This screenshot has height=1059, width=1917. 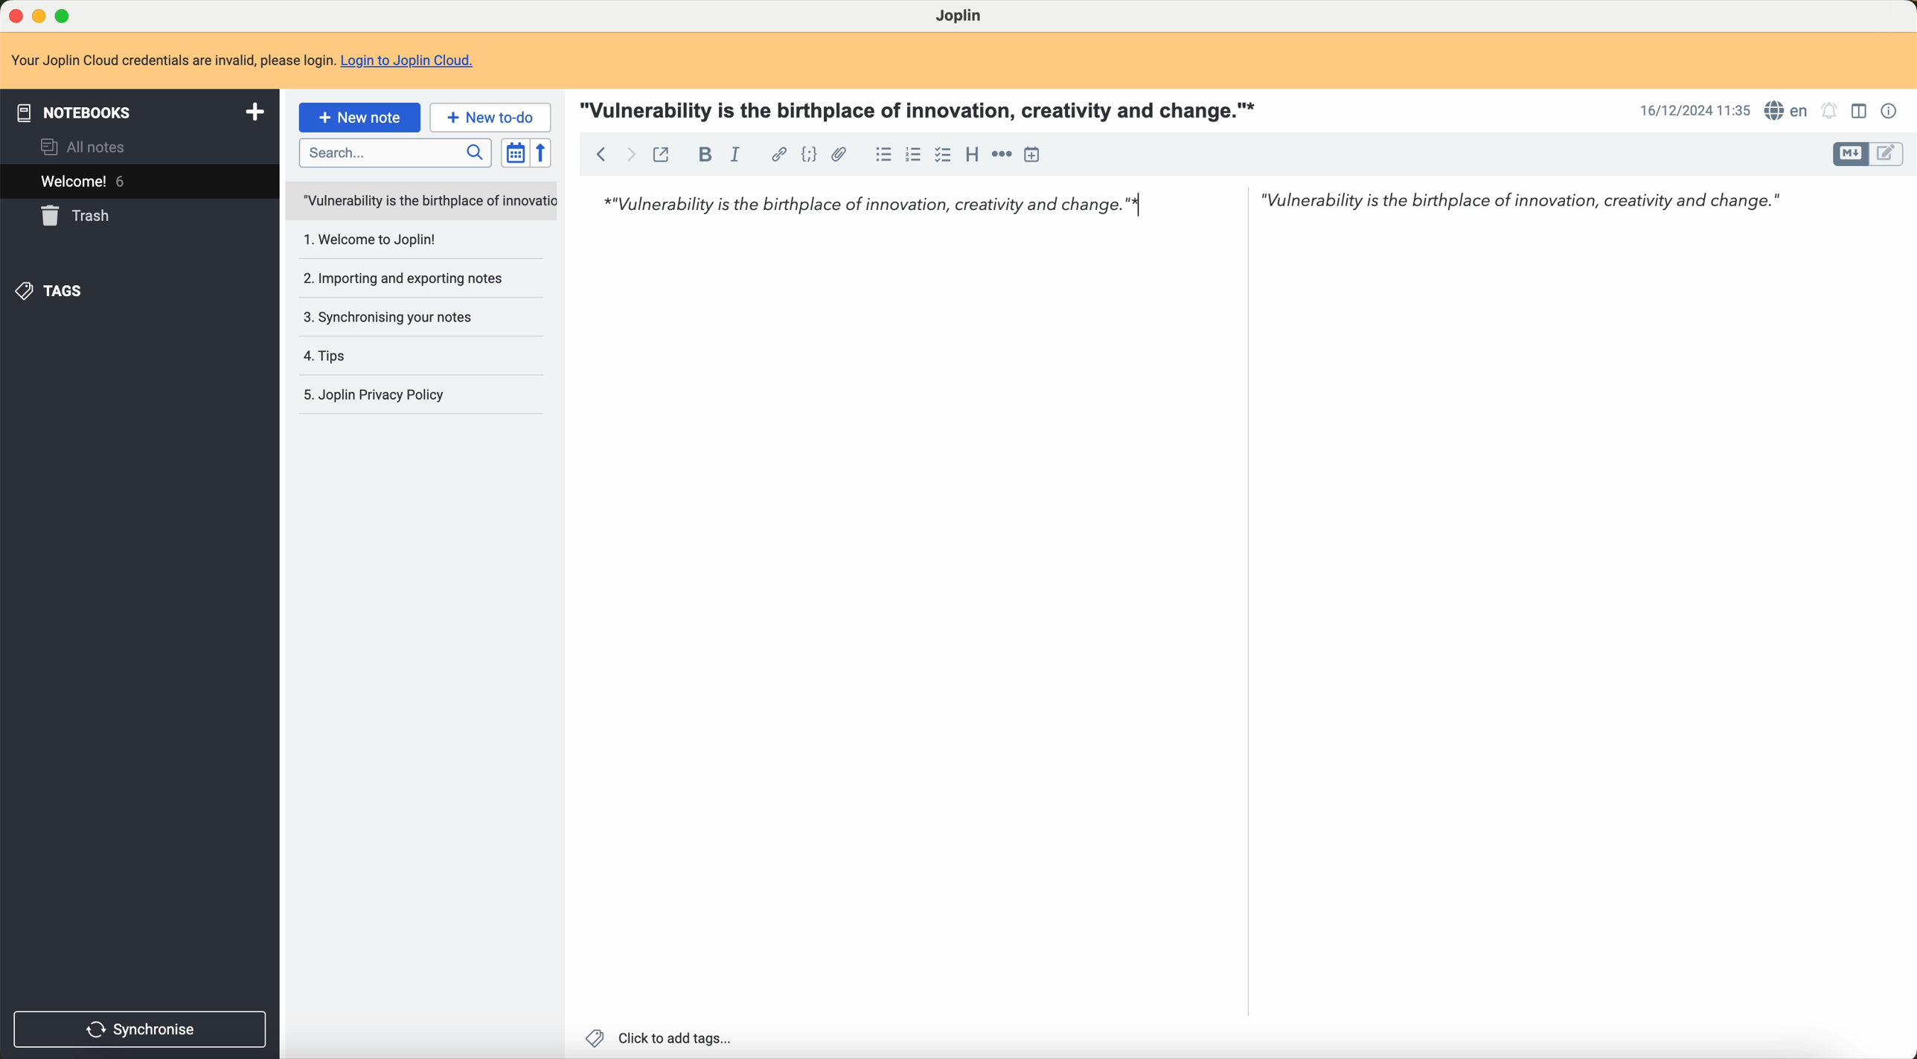 I want to click on Login to Joplin Cloud., so click(x=416, y=61).